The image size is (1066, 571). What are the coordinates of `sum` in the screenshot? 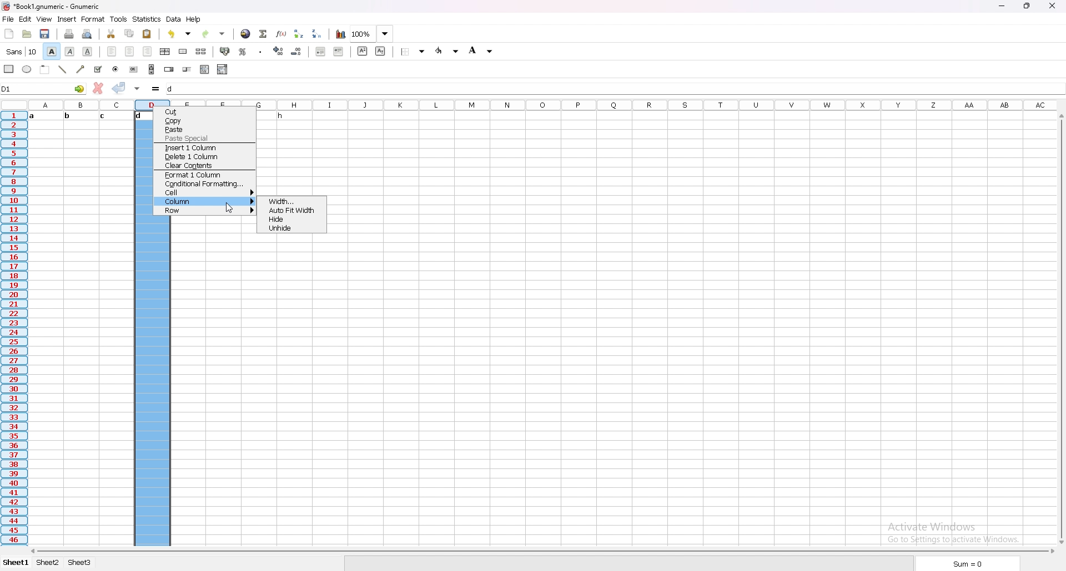 It's located at (977, 563).